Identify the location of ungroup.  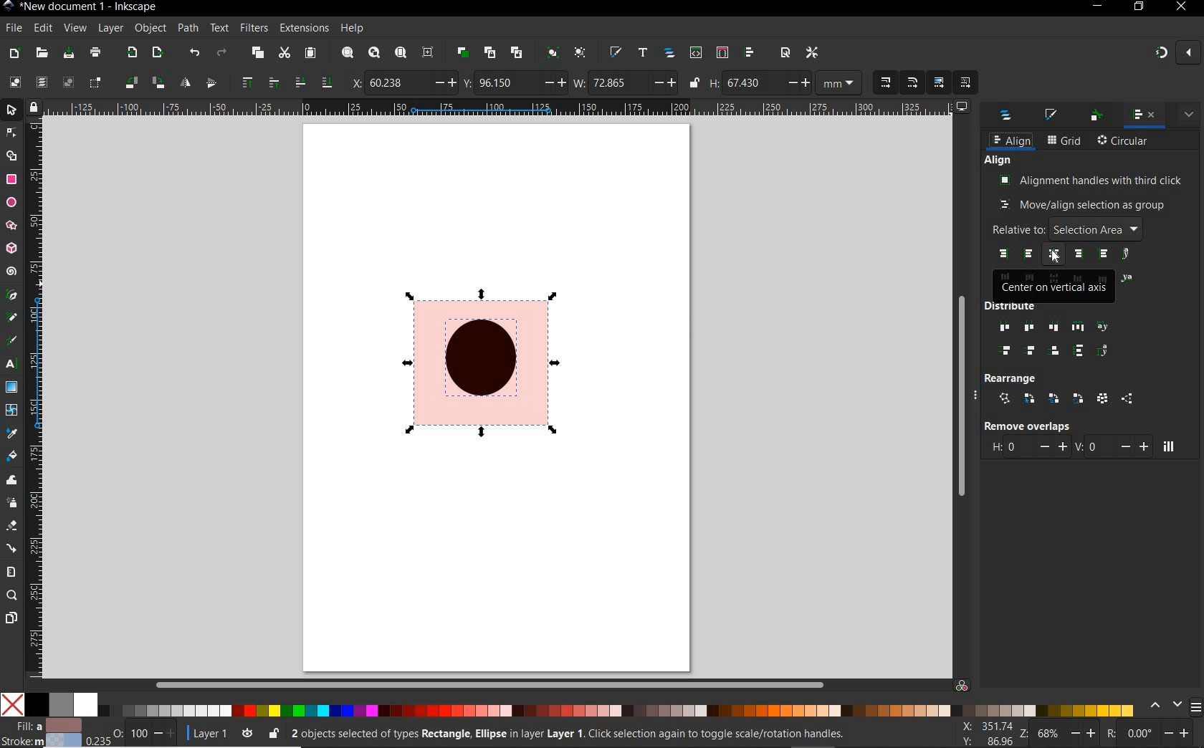
(580, 52).